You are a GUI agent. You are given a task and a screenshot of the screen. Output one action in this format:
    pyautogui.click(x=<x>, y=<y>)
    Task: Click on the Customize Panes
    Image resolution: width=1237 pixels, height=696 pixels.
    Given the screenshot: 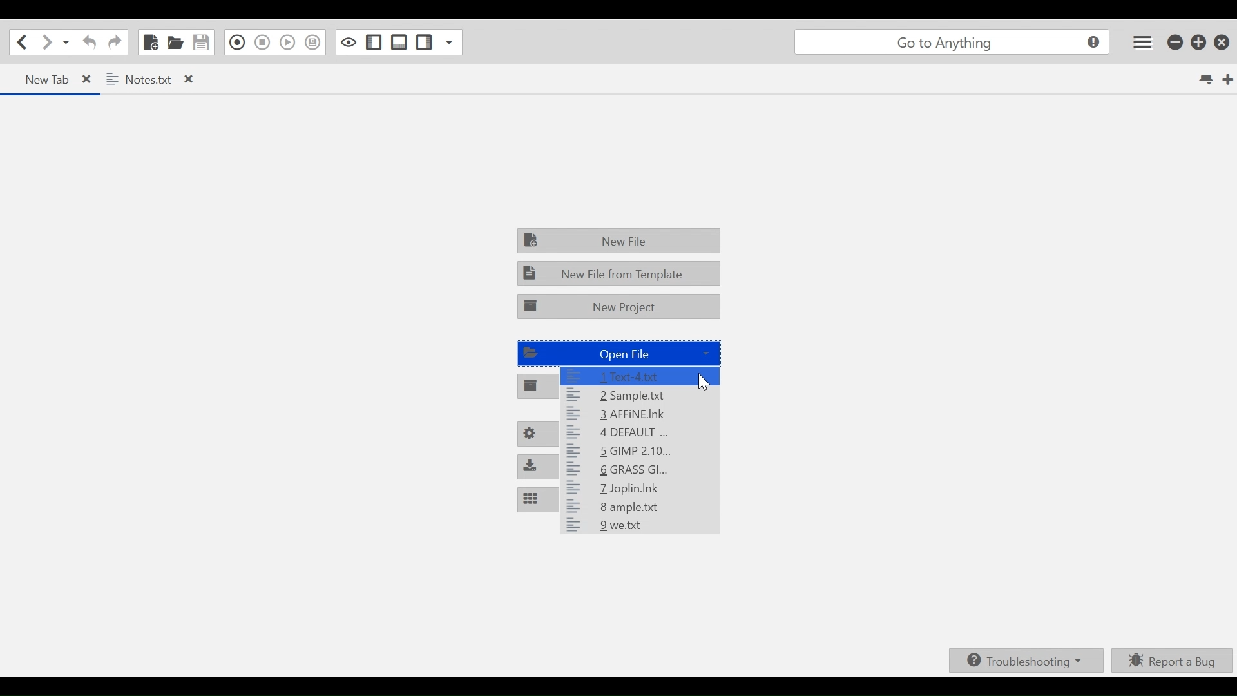 What is the action you would take?
    pyautogui.click(x=538, y=498)
    